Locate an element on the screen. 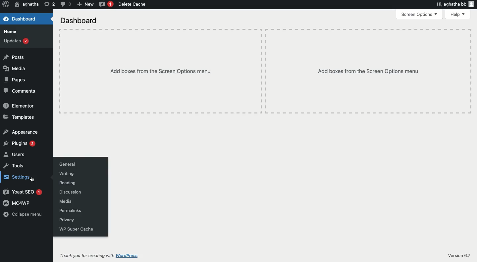 The height and width of the screenshot is (262, 477). ‘Add boxes from the Screen Options menu is located at coordinates (159, 71).